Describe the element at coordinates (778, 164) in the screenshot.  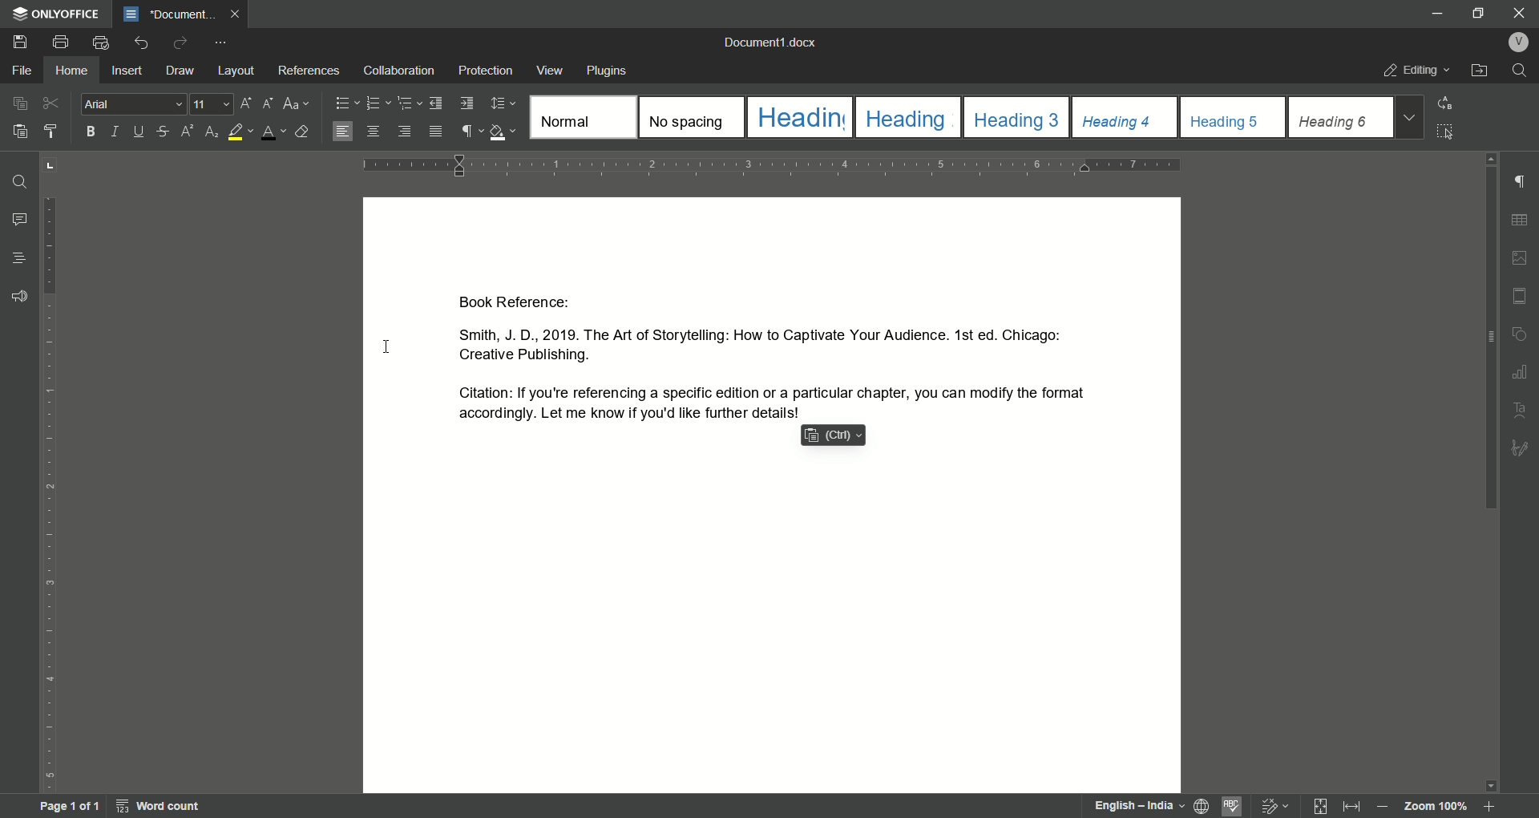
I see `paragraph orientation` at that location.